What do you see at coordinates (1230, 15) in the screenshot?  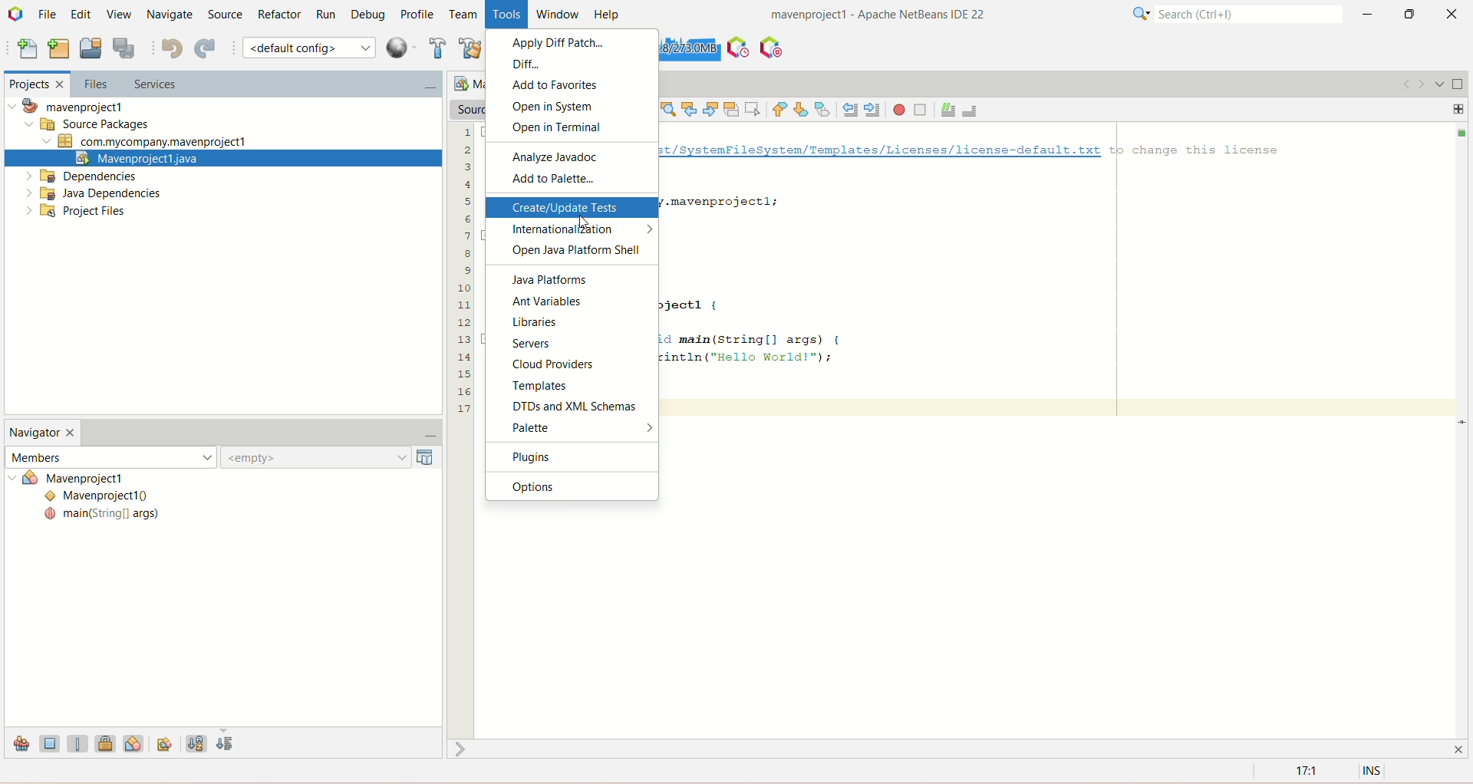 I see `search(ctrl+e)` at bounding box center [1230, 15].